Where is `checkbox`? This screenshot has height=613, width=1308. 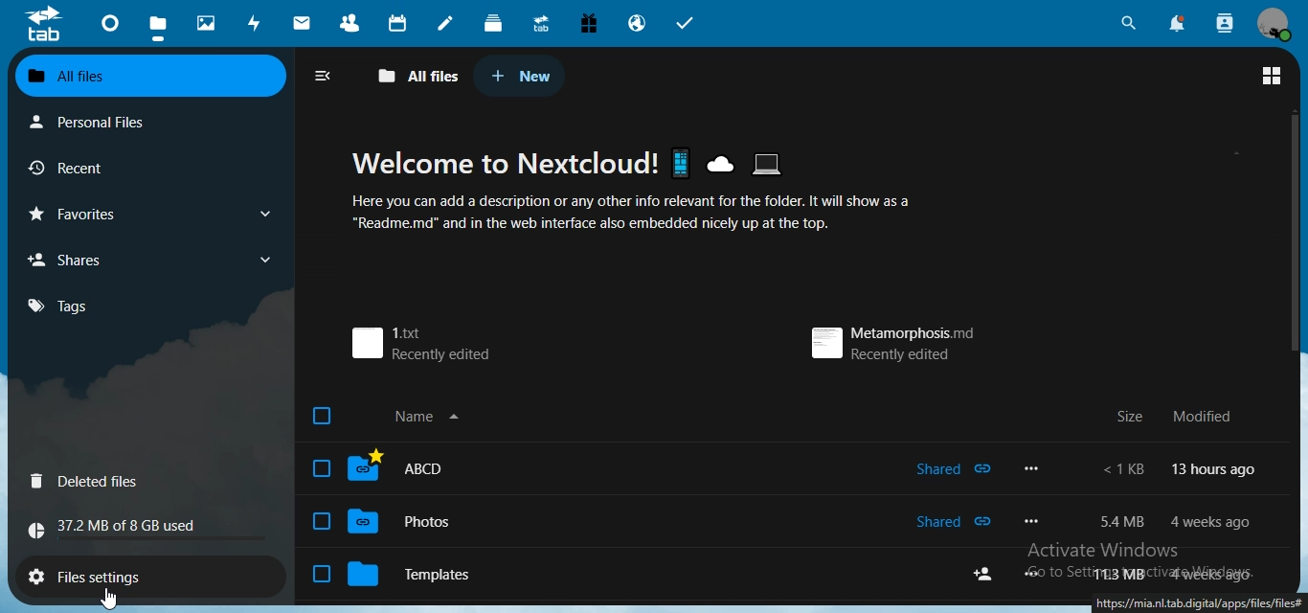 checkbox is located at coordinates (322, 521).